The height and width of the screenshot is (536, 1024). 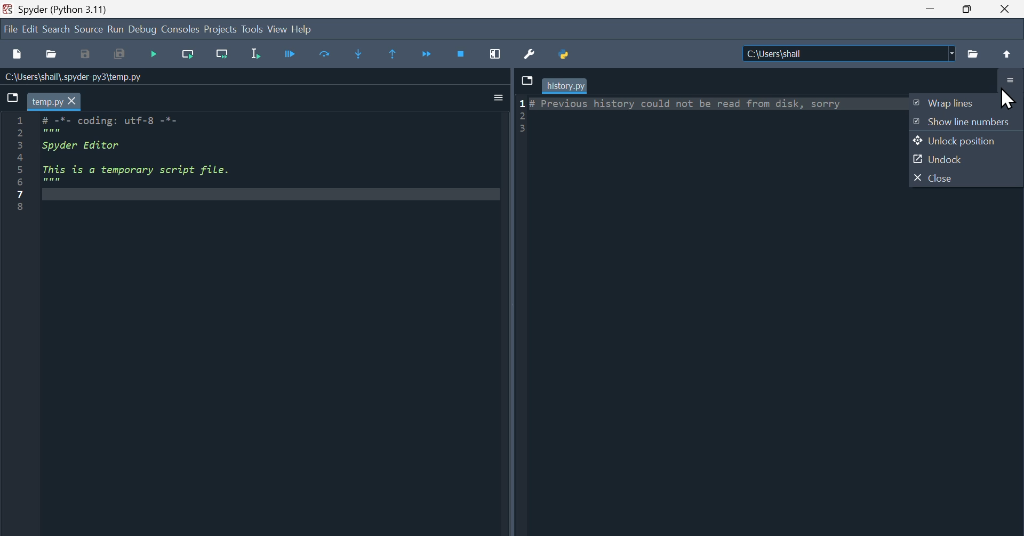 What do you see at coordinates (57, 30) in the screenshot?
I see `search` at bounding box center [57, 30].